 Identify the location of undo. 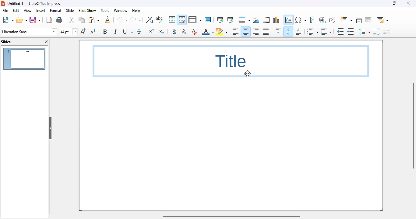
(122, 19).